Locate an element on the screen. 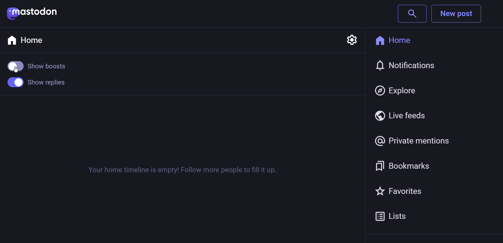 The height and width of the screenshot is (243, 503). explore is located at coordinates (398, 89).